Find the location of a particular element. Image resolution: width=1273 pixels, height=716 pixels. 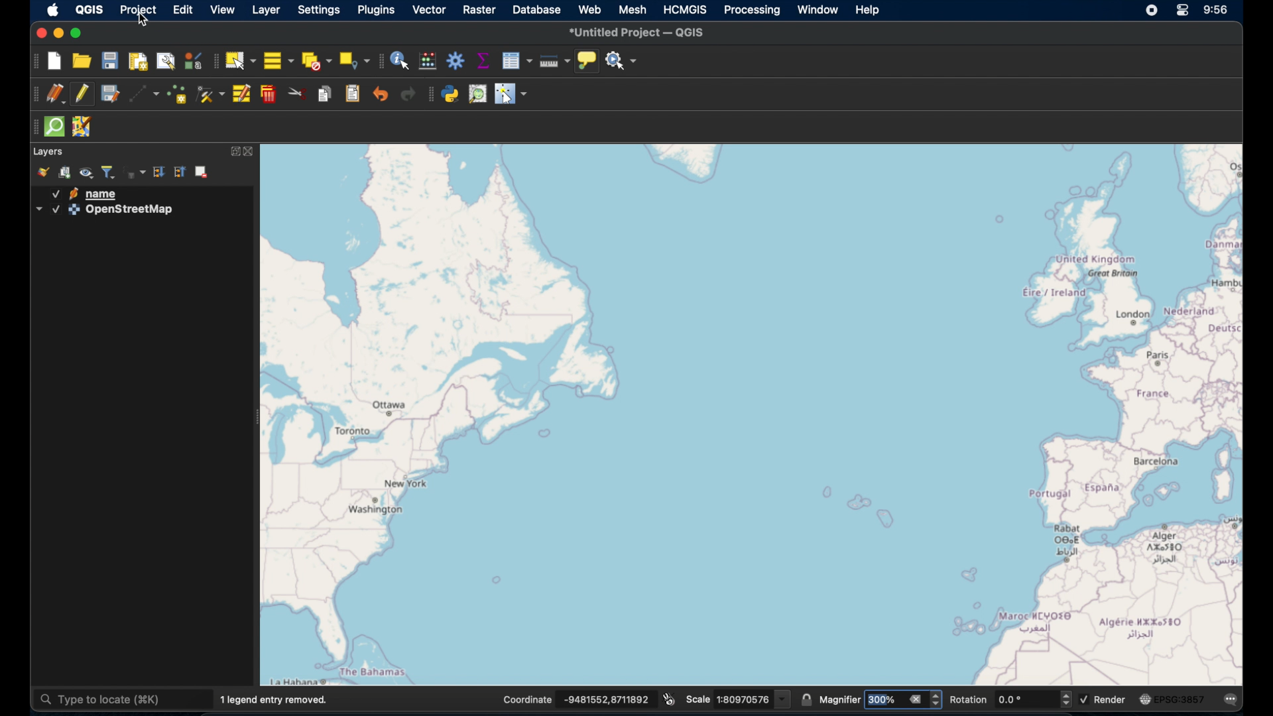

layer is located at coordinates (49, 152).